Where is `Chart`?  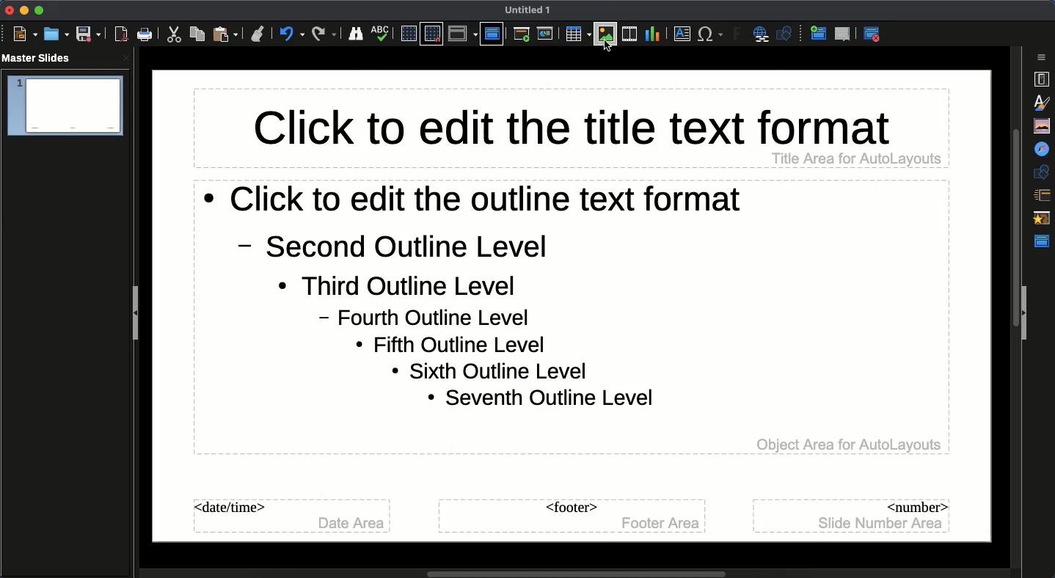 Chart is located at coordinates (652, 33).